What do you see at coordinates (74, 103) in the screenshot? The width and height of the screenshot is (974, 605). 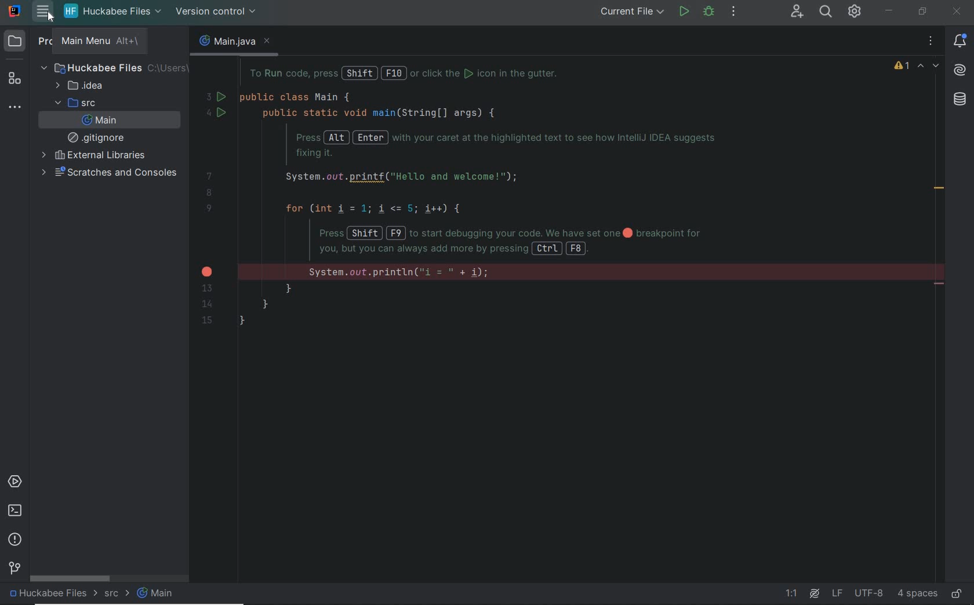 I see `src` at bounding box center [74, 103].